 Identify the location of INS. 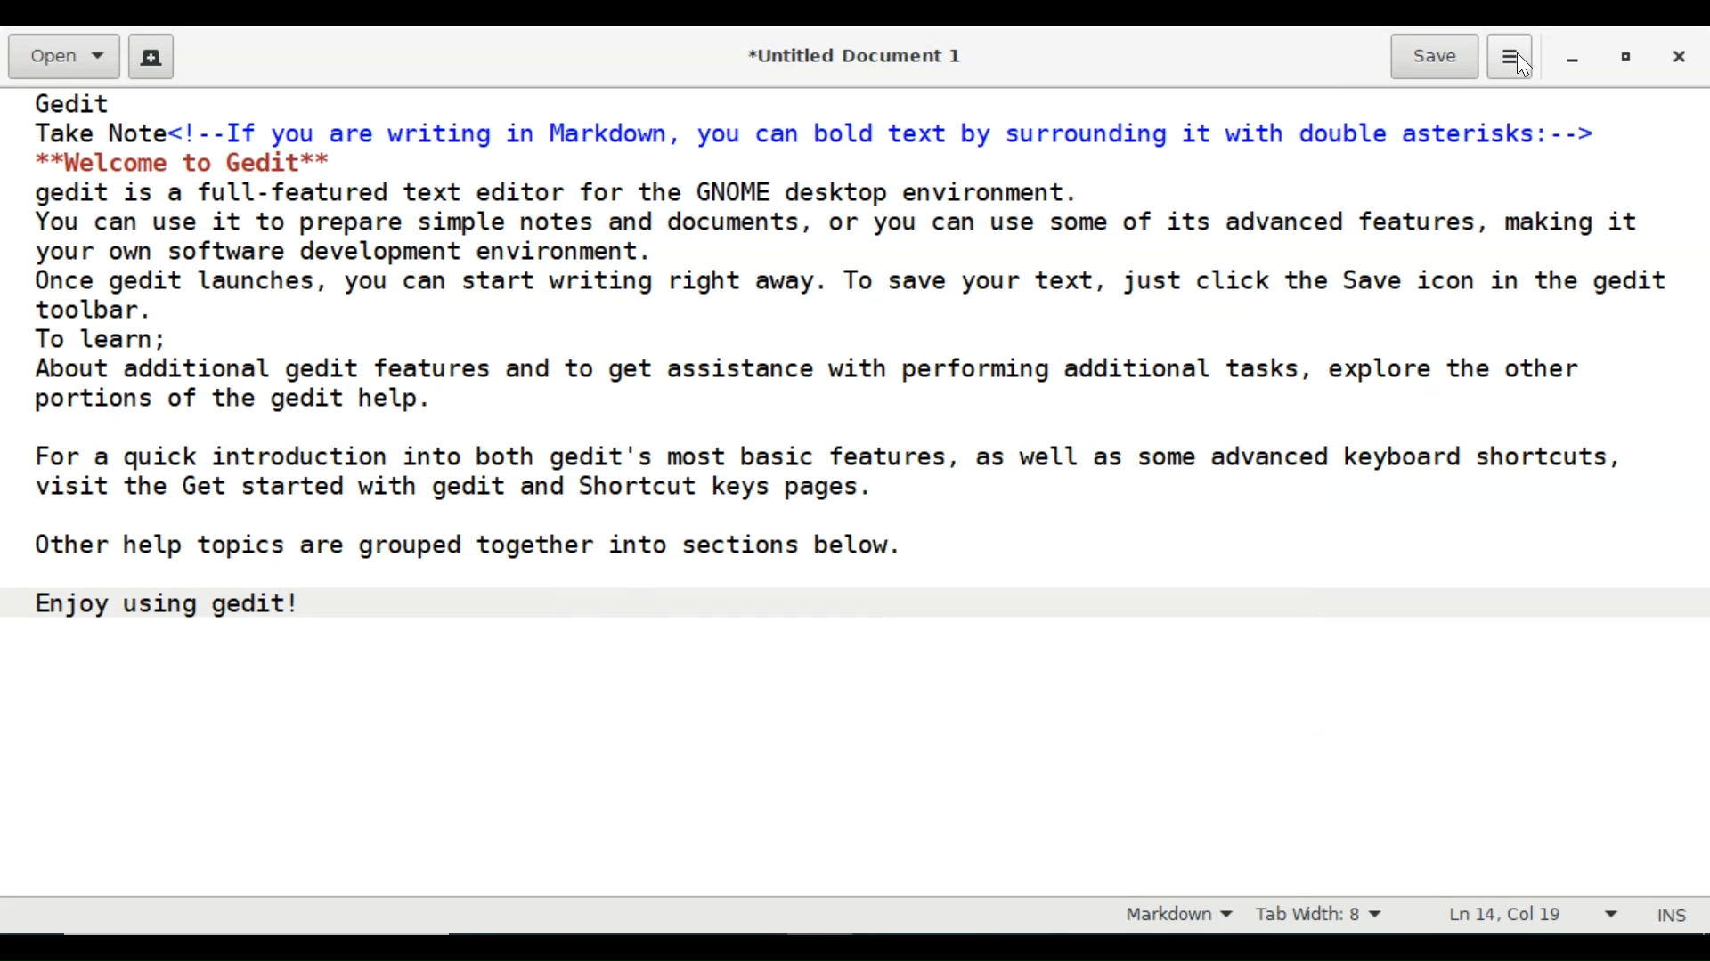
(1674, 917).